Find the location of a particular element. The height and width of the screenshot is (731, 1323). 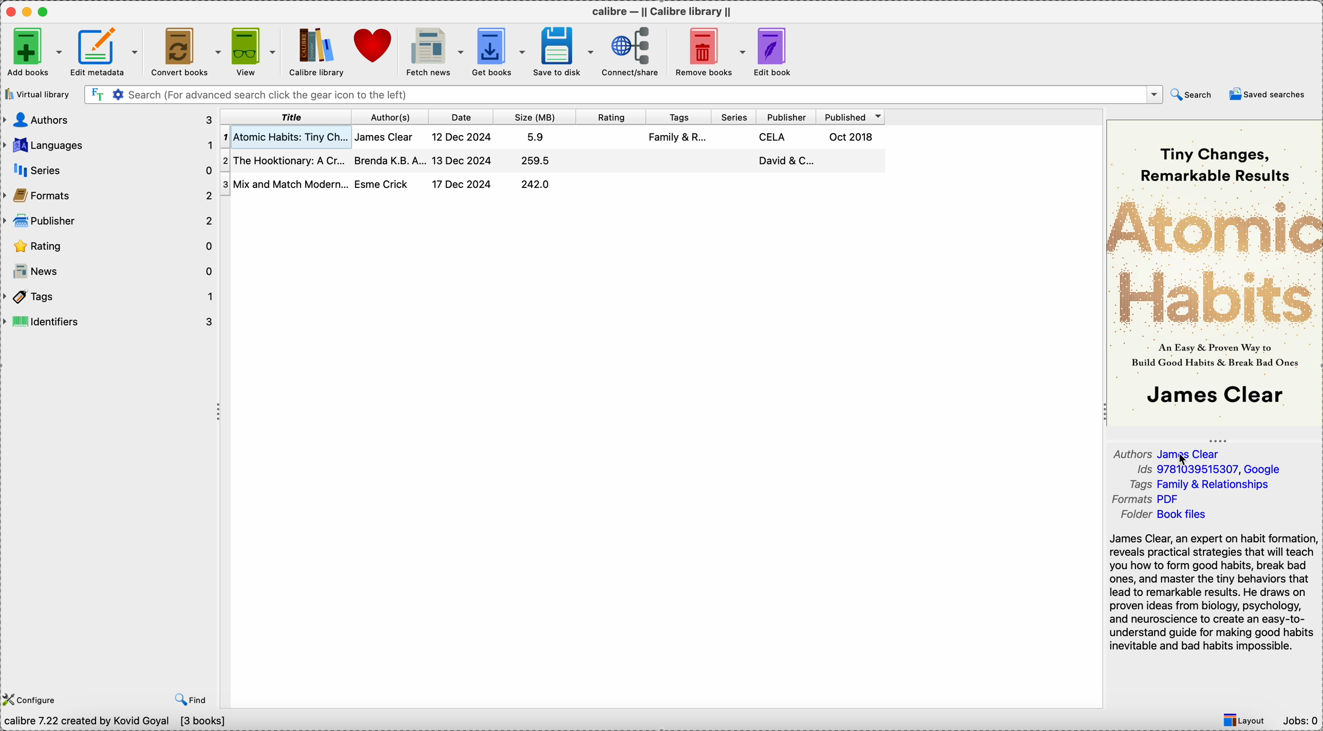

series is located at coordinates (733, 116).